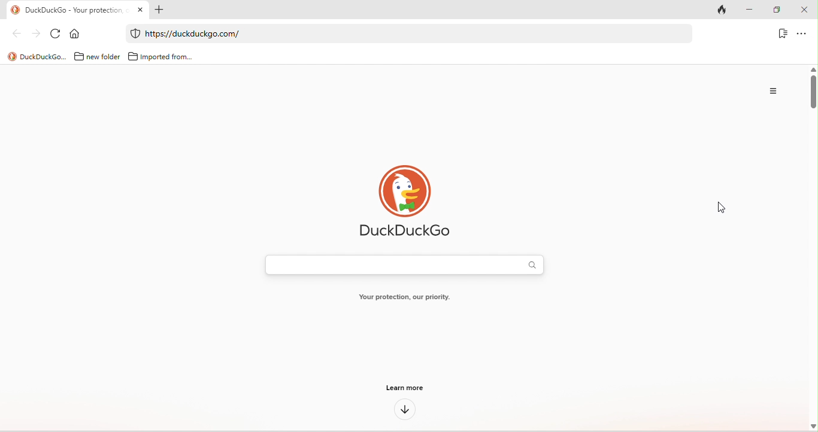  I want to click on imported from, so click(160, 54).